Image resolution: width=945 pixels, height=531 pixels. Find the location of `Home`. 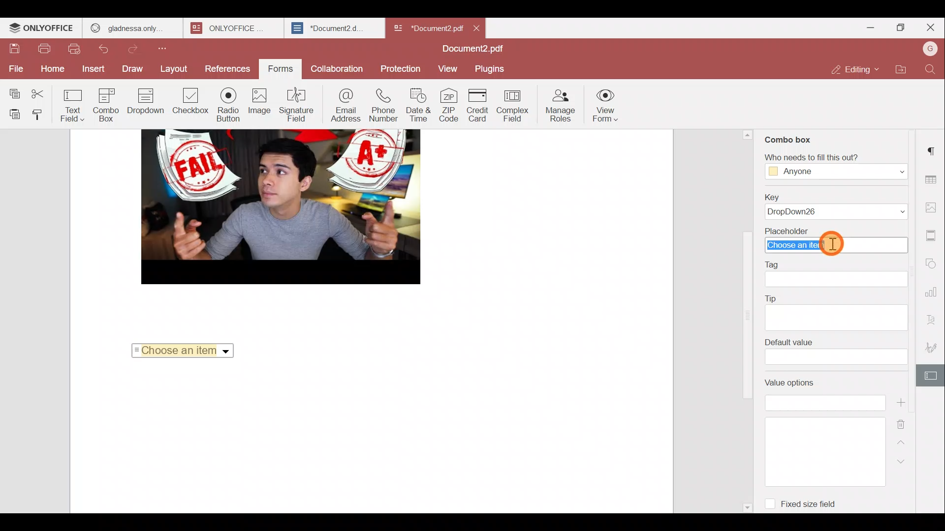

Home is located at coordinates (50, 70).